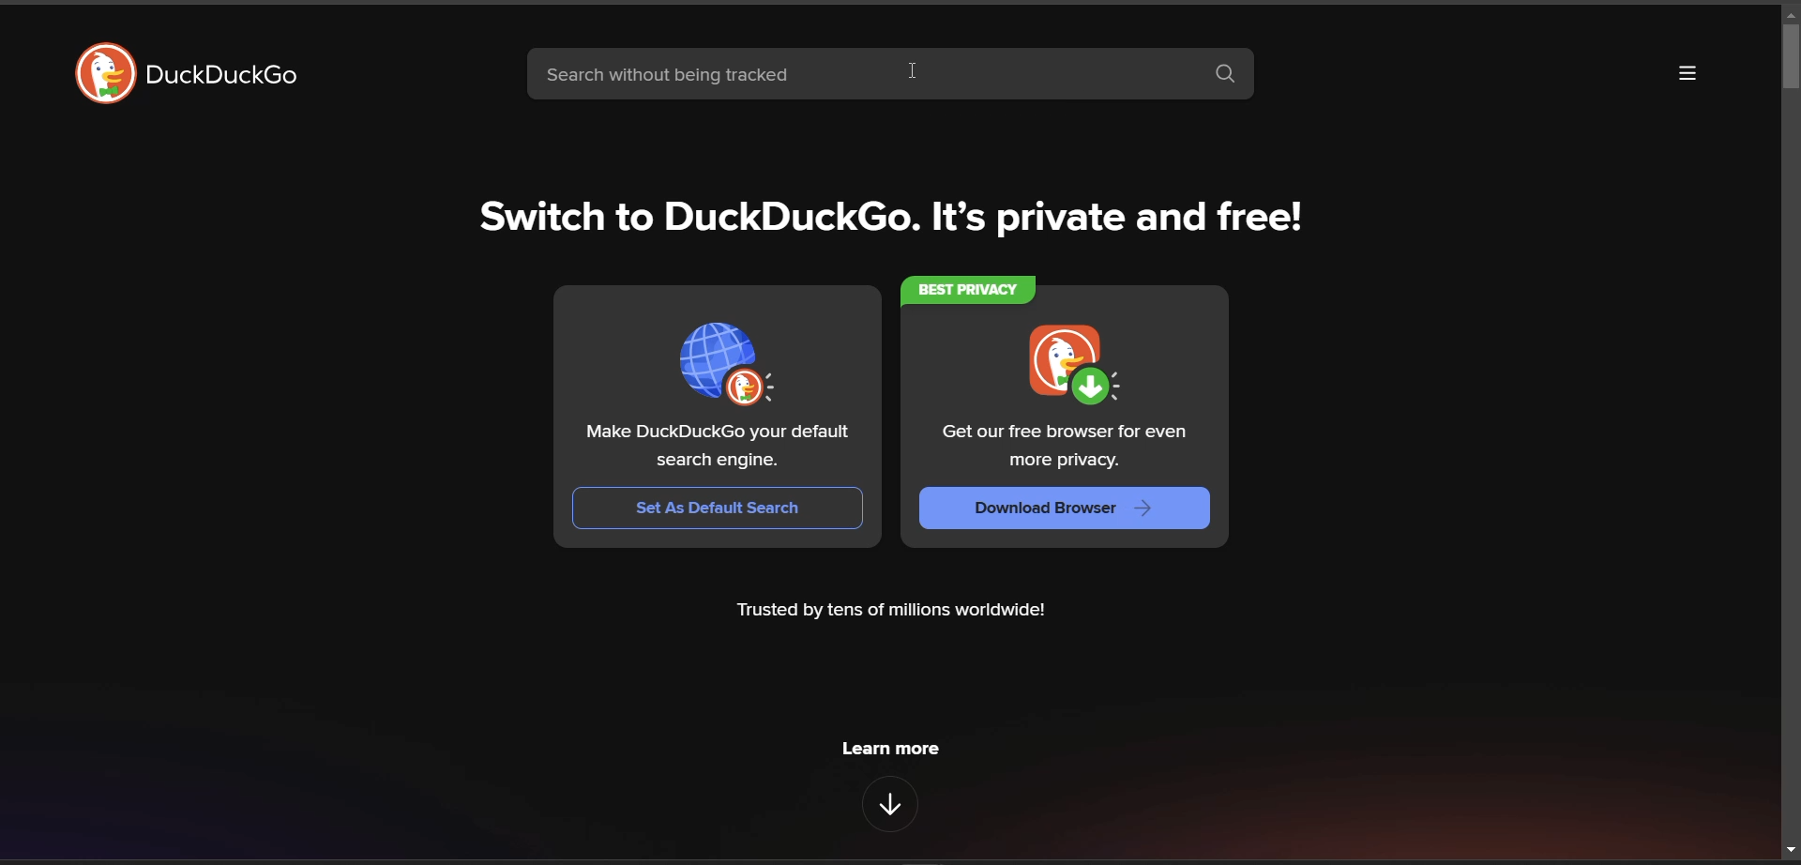 The width and height of the screenshot is (1801, 865). I want to click on text, so click(1065, 448).